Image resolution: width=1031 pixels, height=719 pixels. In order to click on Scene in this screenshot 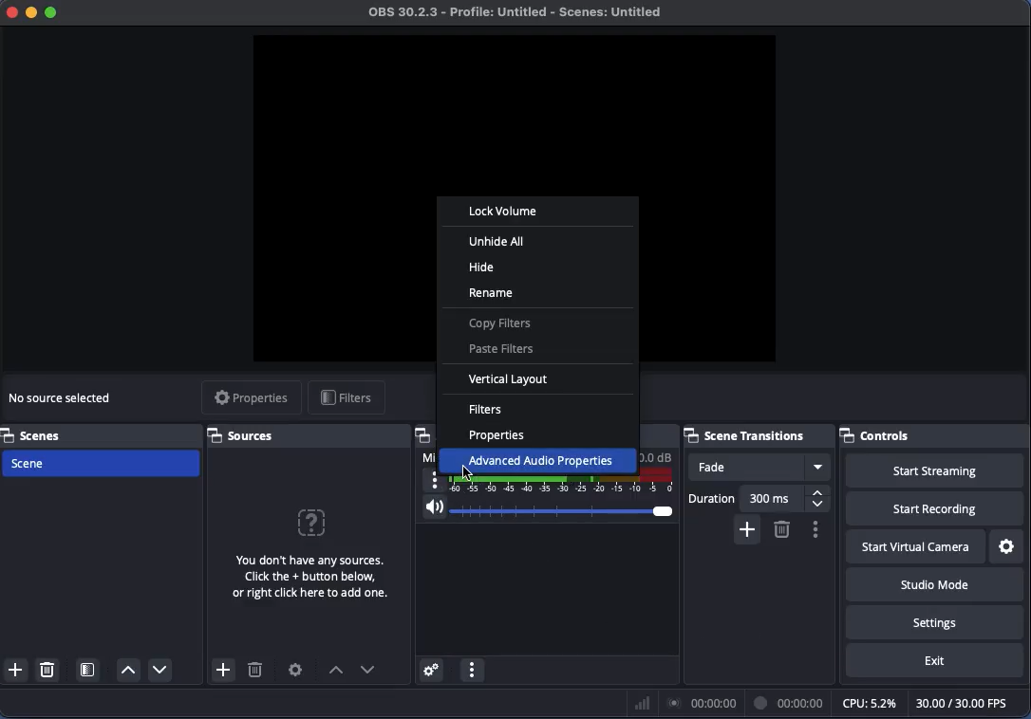, I will do `click(105, 461)`.